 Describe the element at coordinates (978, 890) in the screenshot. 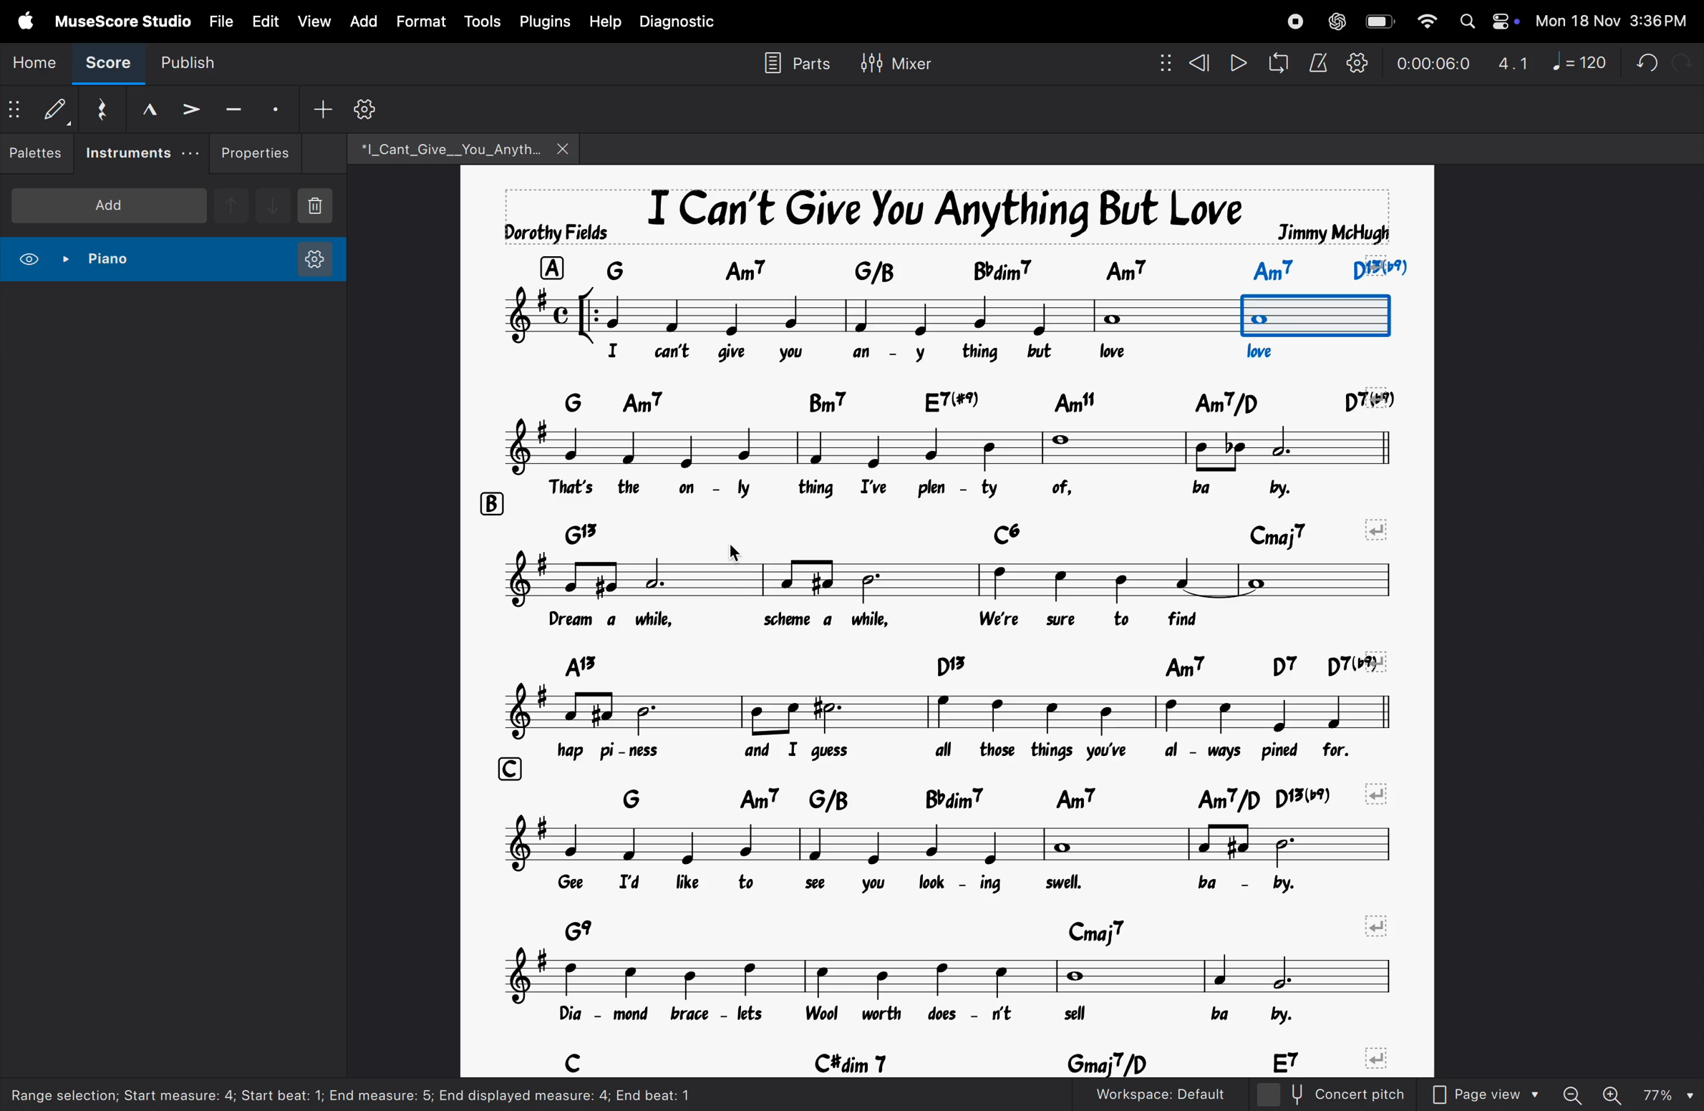

I see `lyrics` at that location.